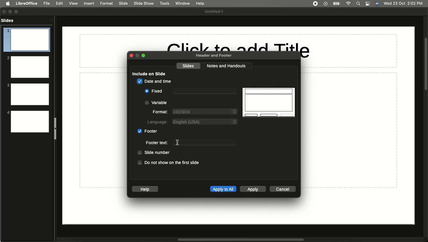  Describe the element at coordinates (18, 11) in the screenshot. I see `Expand` at that location.